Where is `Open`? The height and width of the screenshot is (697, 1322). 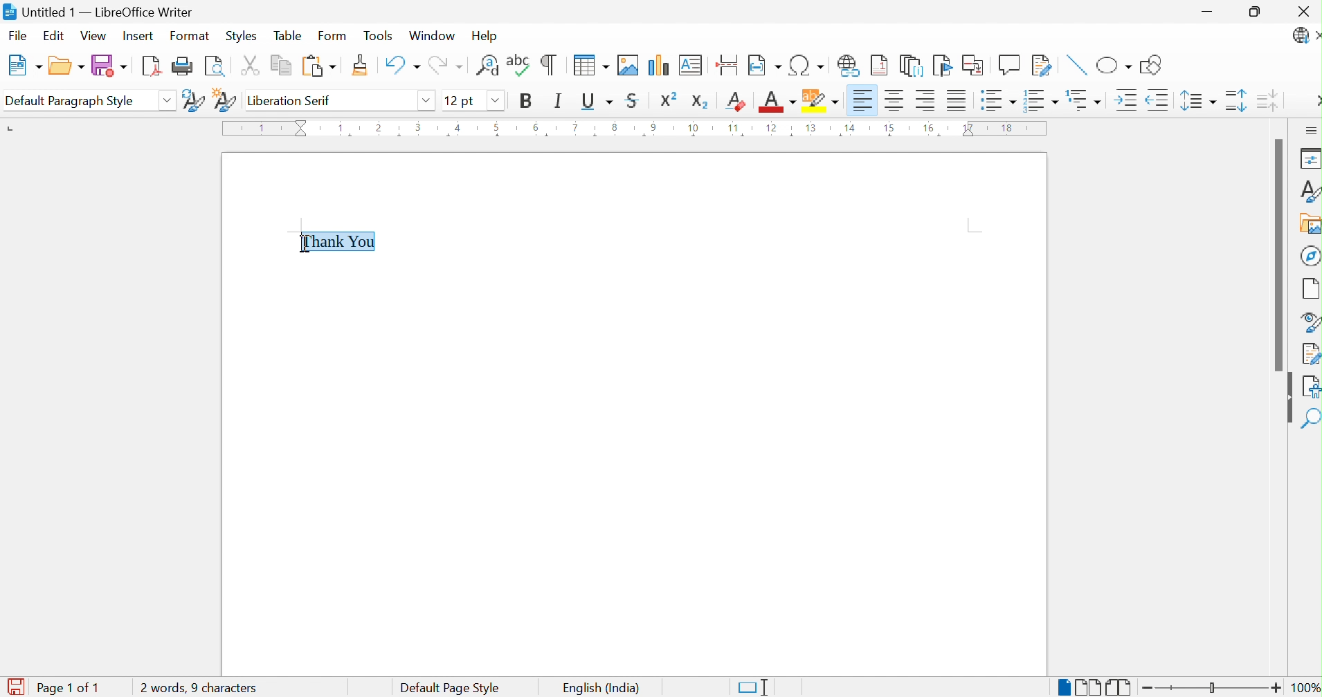 Open is located at coordinates (67, 64).